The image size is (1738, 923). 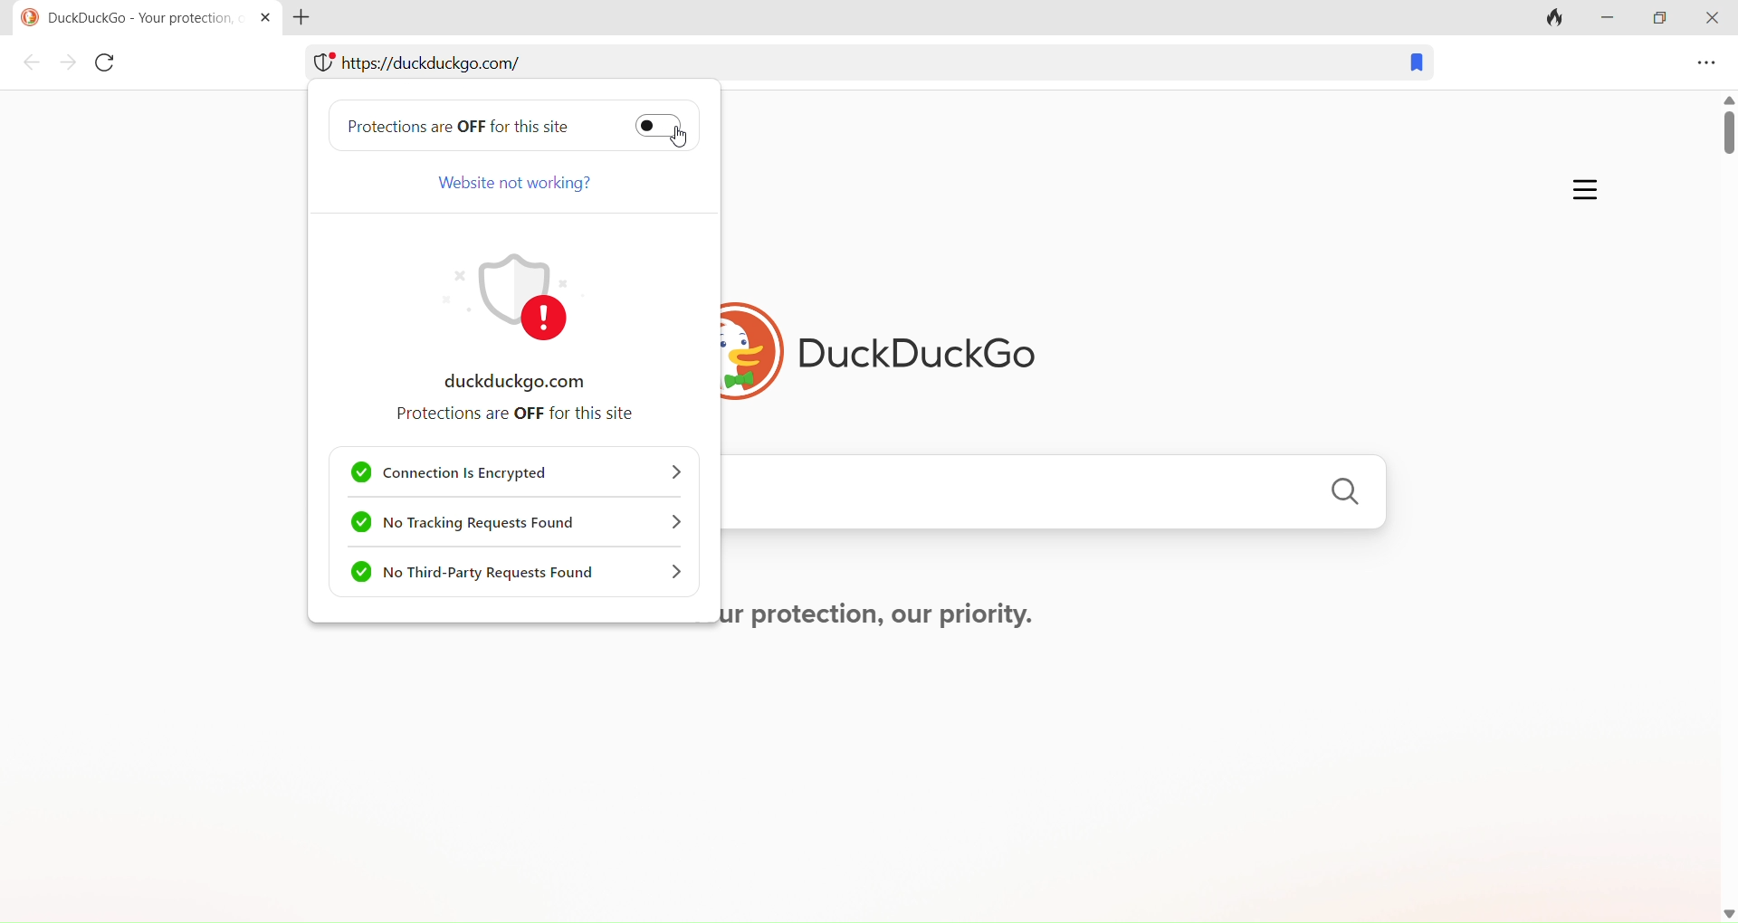 I want to click on back, so click(x=33, y=64).